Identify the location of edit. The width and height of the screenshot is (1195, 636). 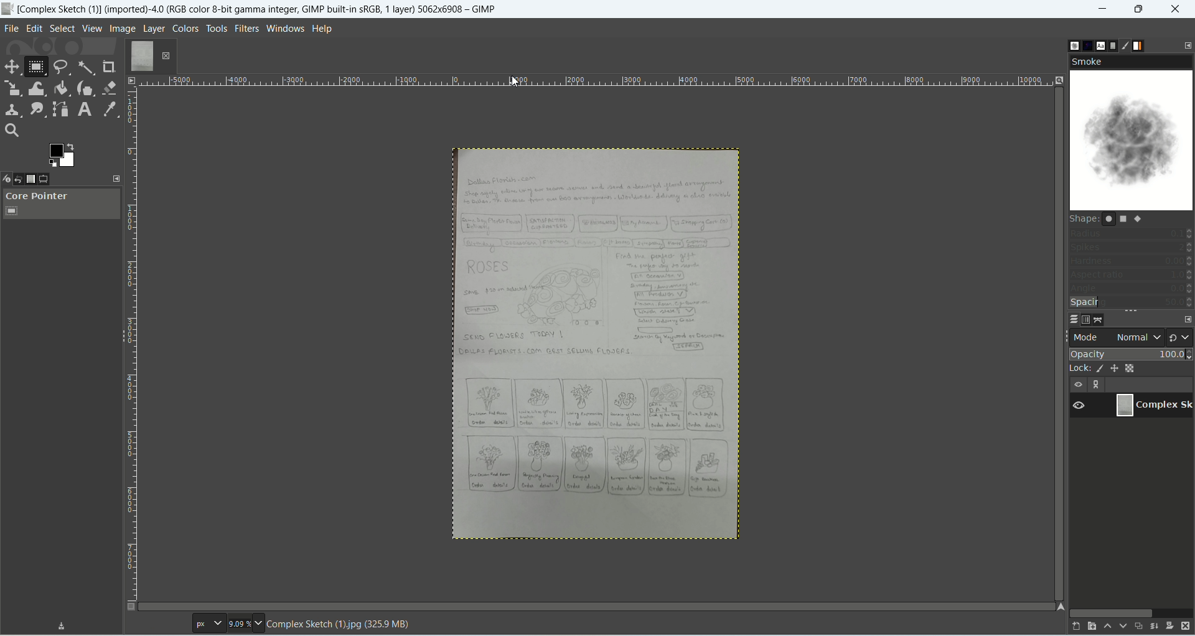
(38, 28).